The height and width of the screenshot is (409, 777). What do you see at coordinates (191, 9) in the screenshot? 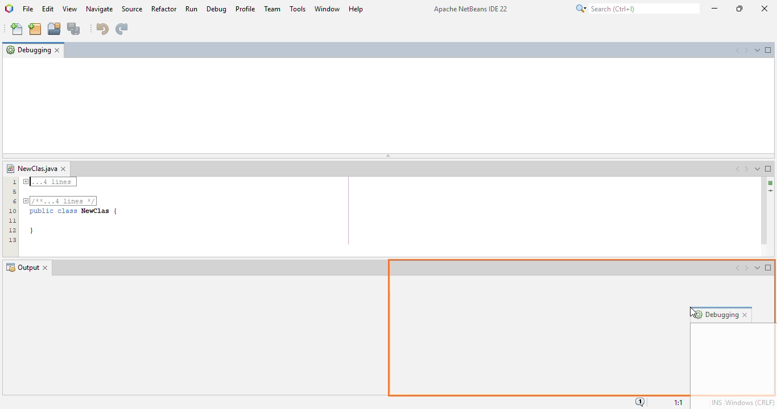
I see `run` at bounding box center [191, 9].